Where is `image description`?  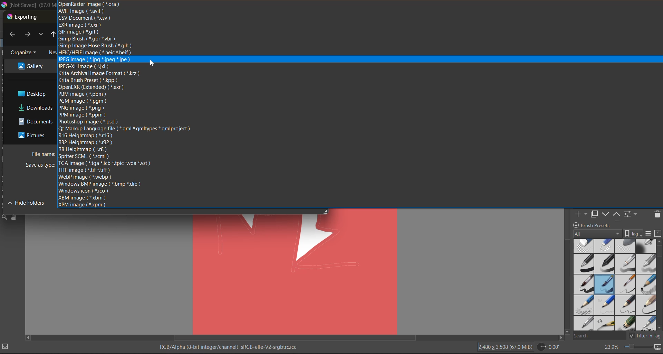
image description is located at coordinates (507, 347).